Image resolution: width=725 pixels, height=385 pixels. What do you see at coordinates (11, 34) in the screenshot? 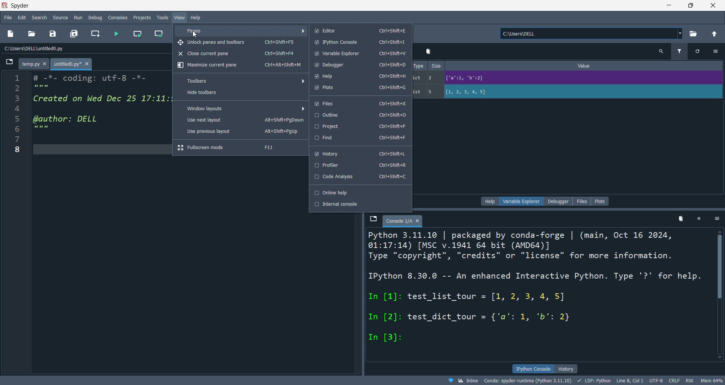
I see `new file` at bounding box center [11, 34].